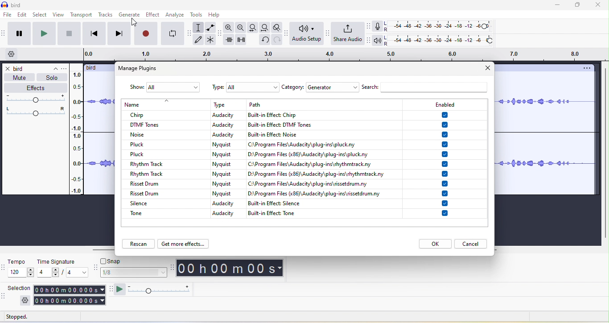 The width and height of the screenshot is (609, 323). Describe the element at coordinates (148, 173) in the screenshot. I see `rhythm track` at that location.